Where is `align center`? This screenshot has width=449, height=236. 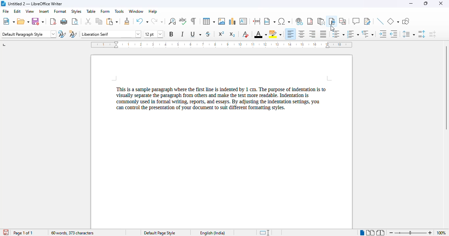
align center is located at coordinates (301, 34).